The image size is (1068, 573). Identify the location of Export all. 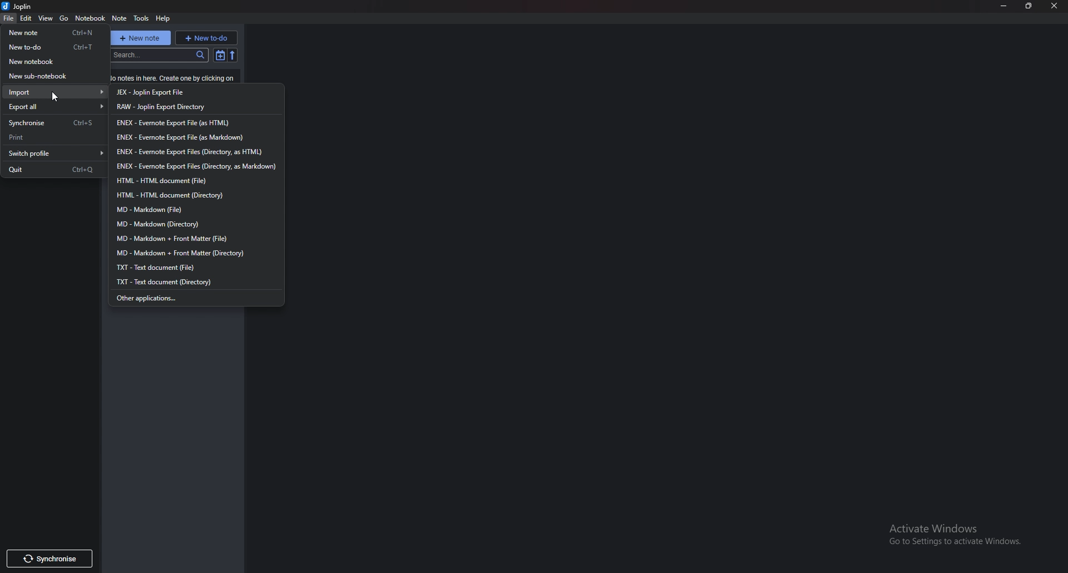
(56, 107).